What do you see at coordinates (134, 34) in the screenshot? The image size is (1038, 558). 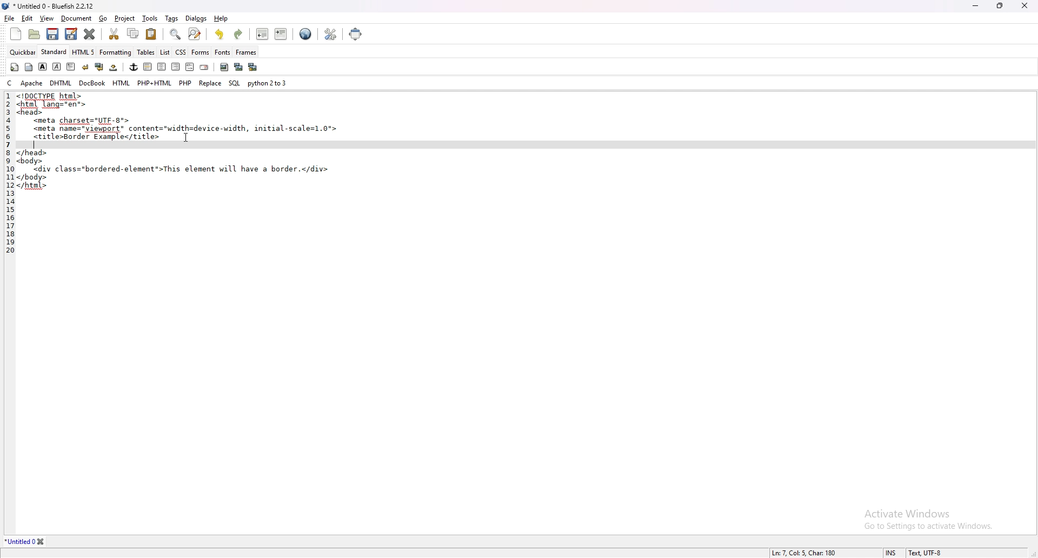 I see `copy` at bounding box center [134, 34].